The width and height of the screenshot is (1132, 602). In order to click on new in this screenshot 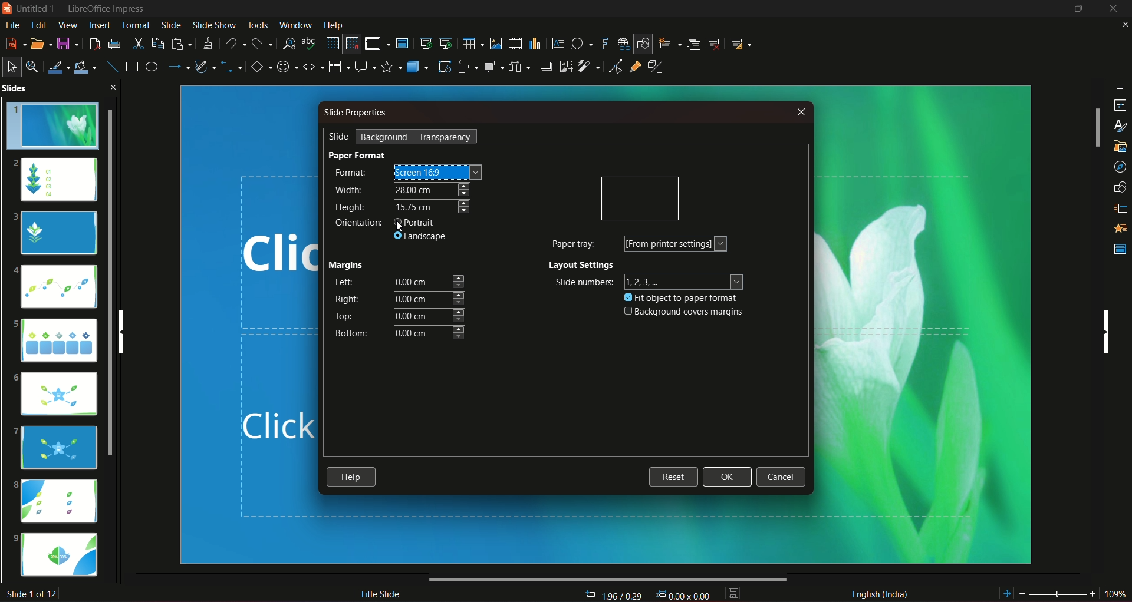, I will do `click(15, 42)`.